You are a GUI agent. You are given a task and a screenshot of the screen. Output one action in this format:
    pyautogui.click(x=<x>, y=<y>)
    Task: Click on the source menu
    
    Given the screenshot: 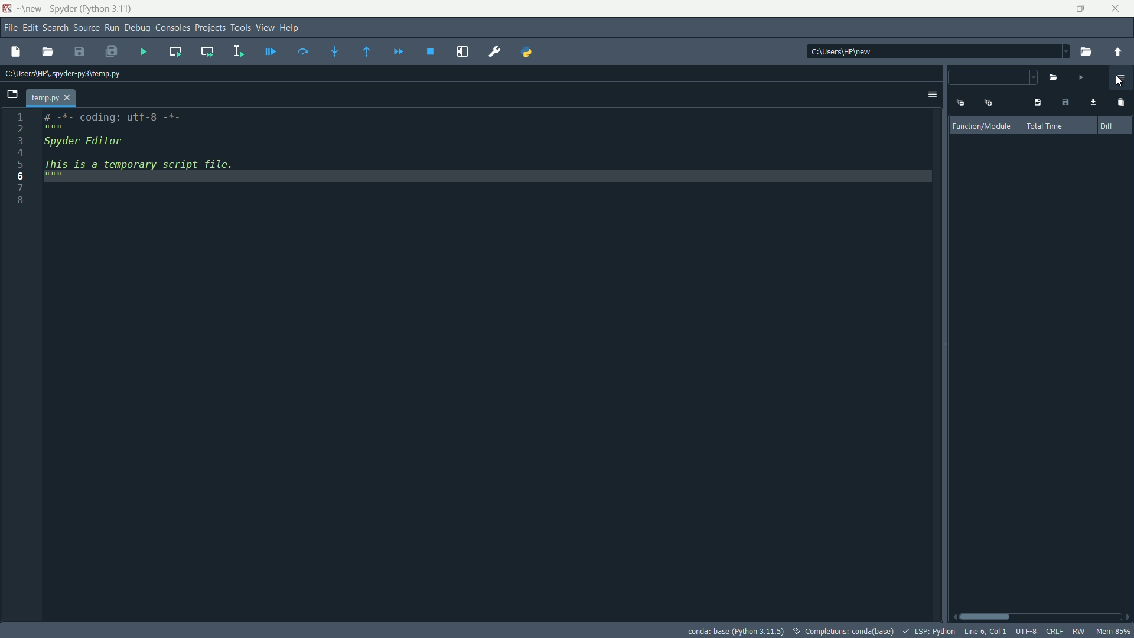 What is the action you would take?
    pyautogui.click(x=84, y=28)
    